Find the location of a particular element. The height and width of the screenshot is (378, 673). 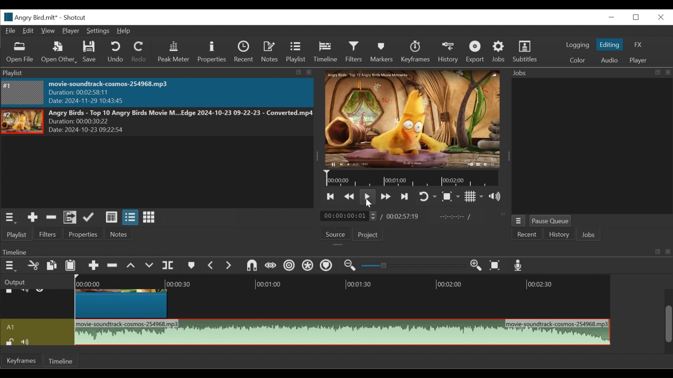

mute is located at coordinates (28, 341).